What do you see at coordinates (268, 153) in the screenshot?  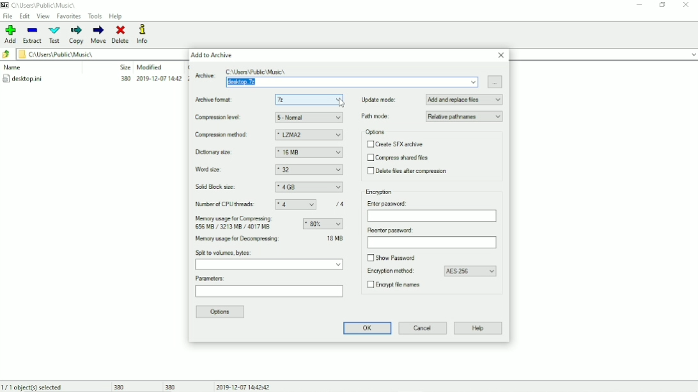 I see `Dictionary size` at bounding box center [268, 153].